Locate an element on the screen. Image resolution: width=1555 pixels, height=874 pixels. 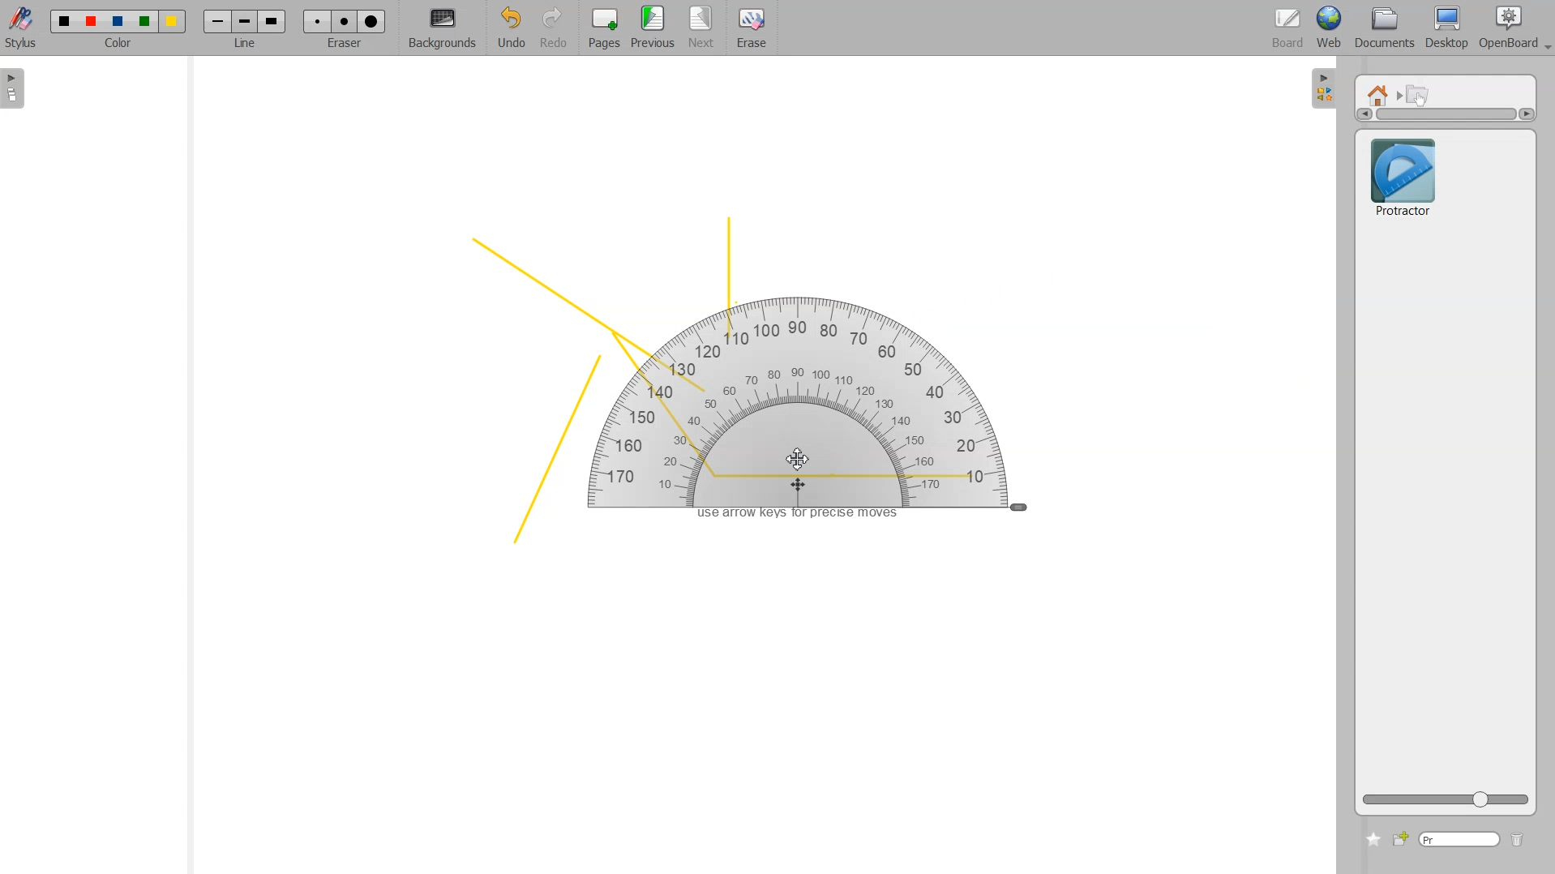
Delete is located at coordinates (1518, 841).